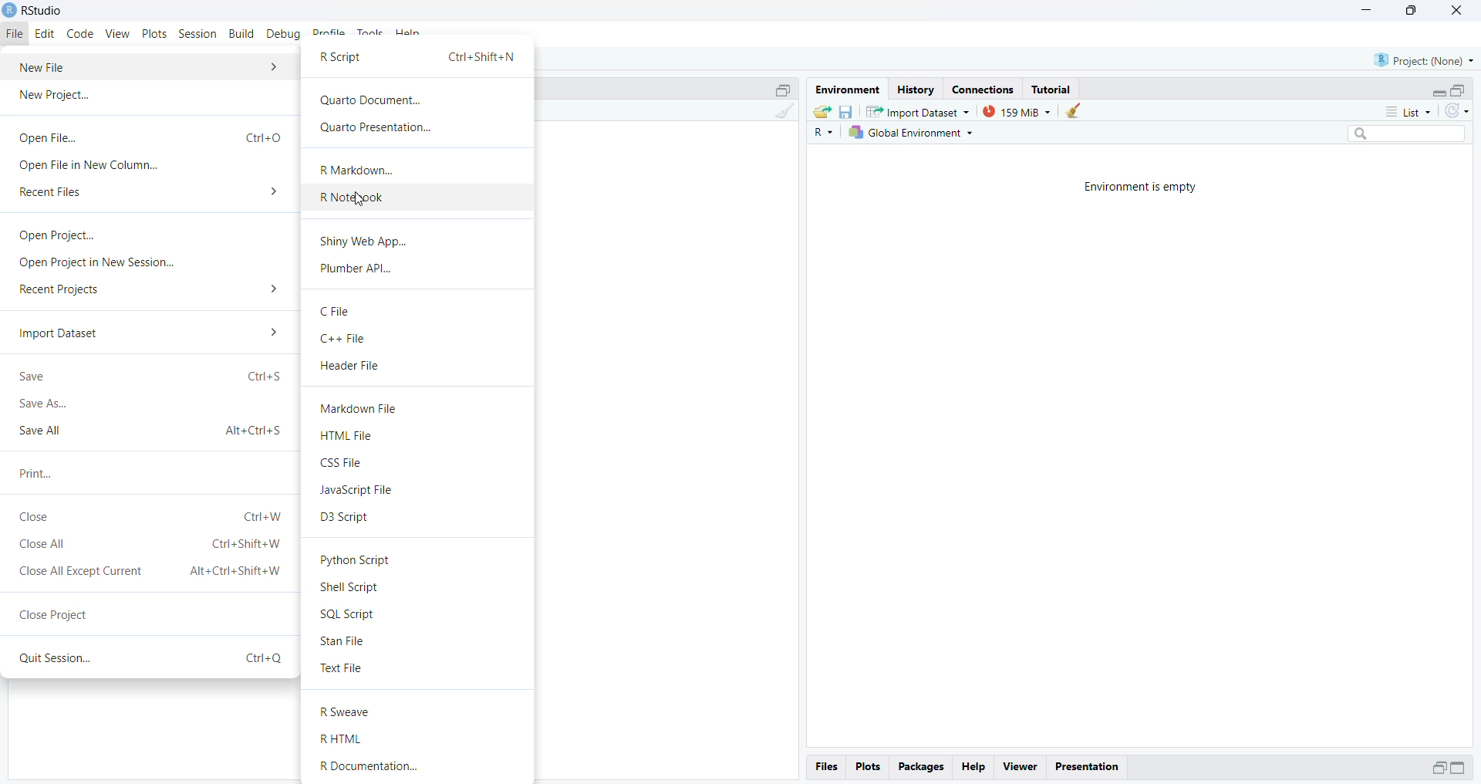 Image resolution: width=1481 pixels, height=784 pixels. What do you see at coordinates (150, 546) in the screenshot?
I see `Close All Ctrl+Shift+W` at bounding box center [150, 546].